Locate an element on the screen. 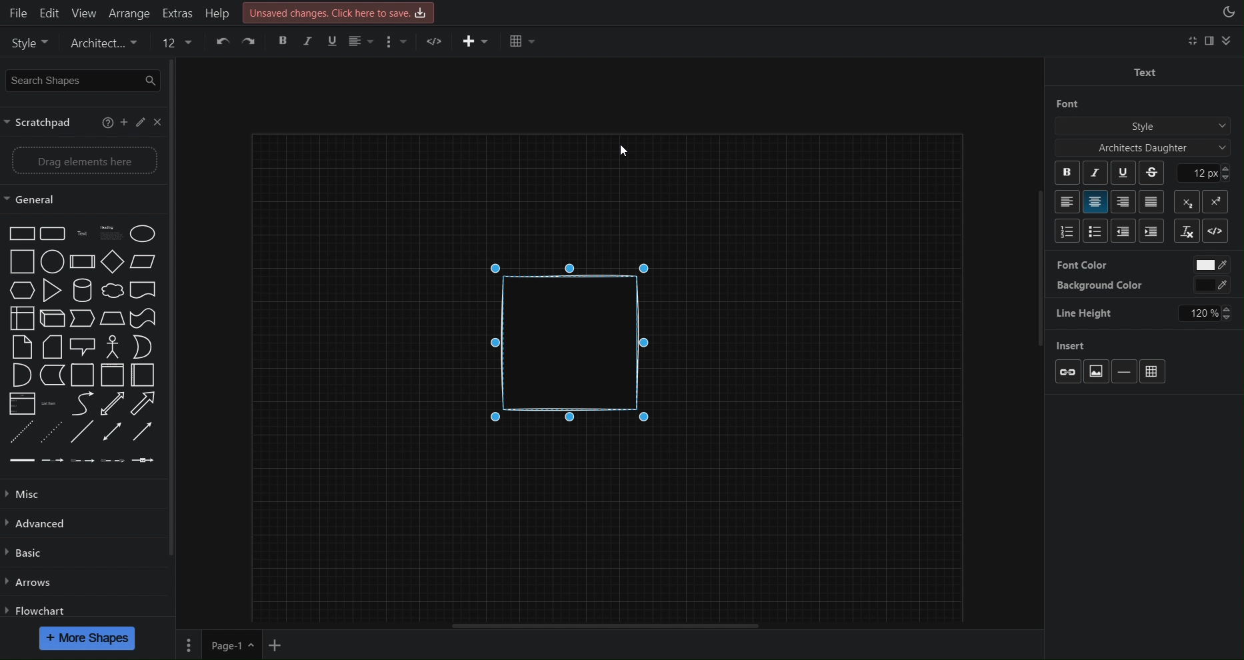 The height and width of the screenshot is (660, 1244). Centre is located at coordinates (1095, 201).